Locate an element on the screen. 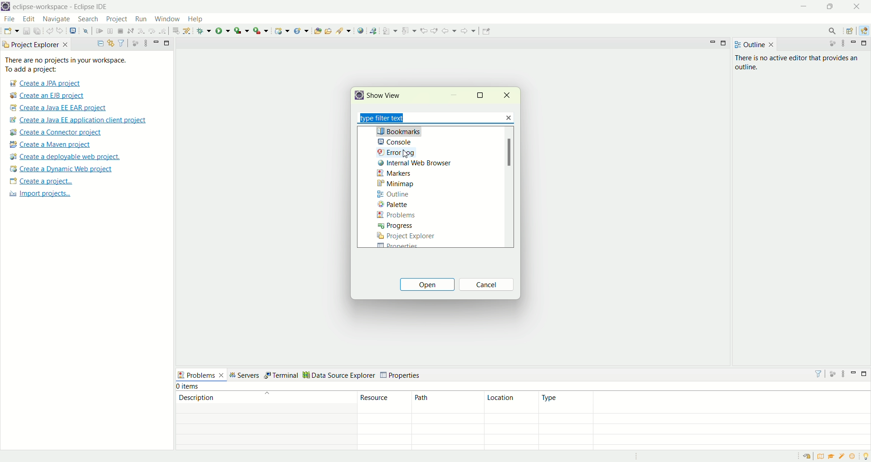  maximize is located at coordinates (831, 7).